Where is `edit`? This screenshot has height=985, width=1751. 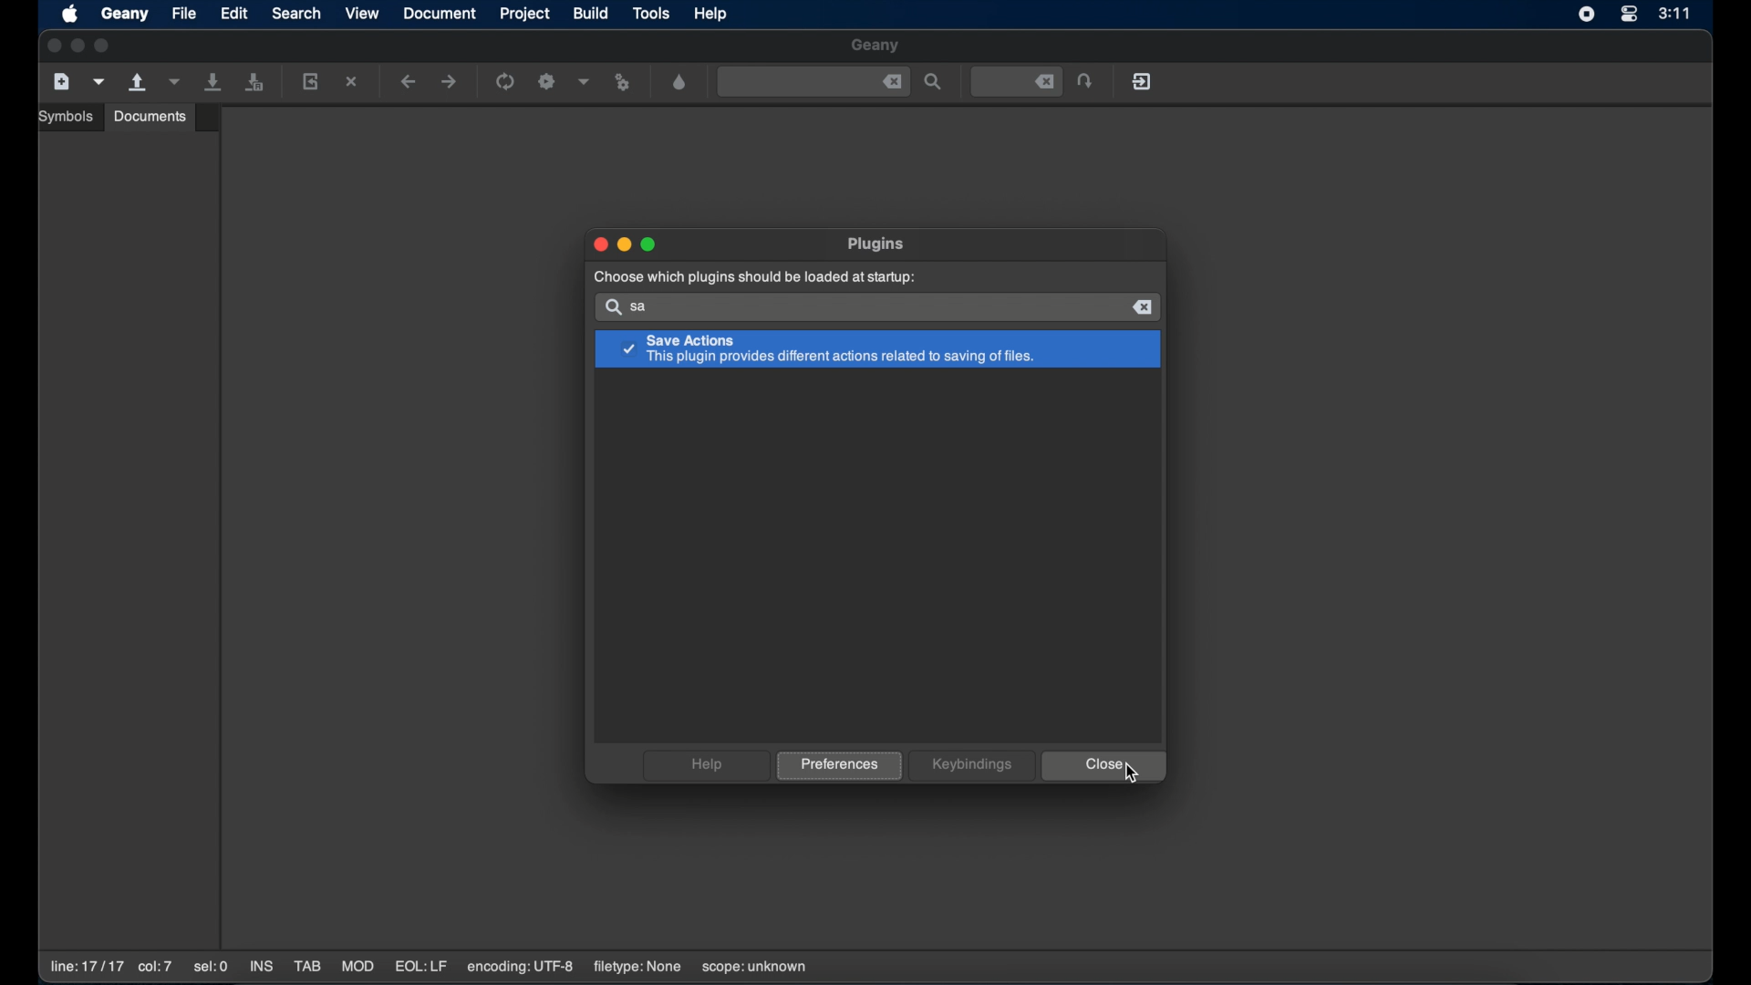 edit is located at coordinates (234, 13).